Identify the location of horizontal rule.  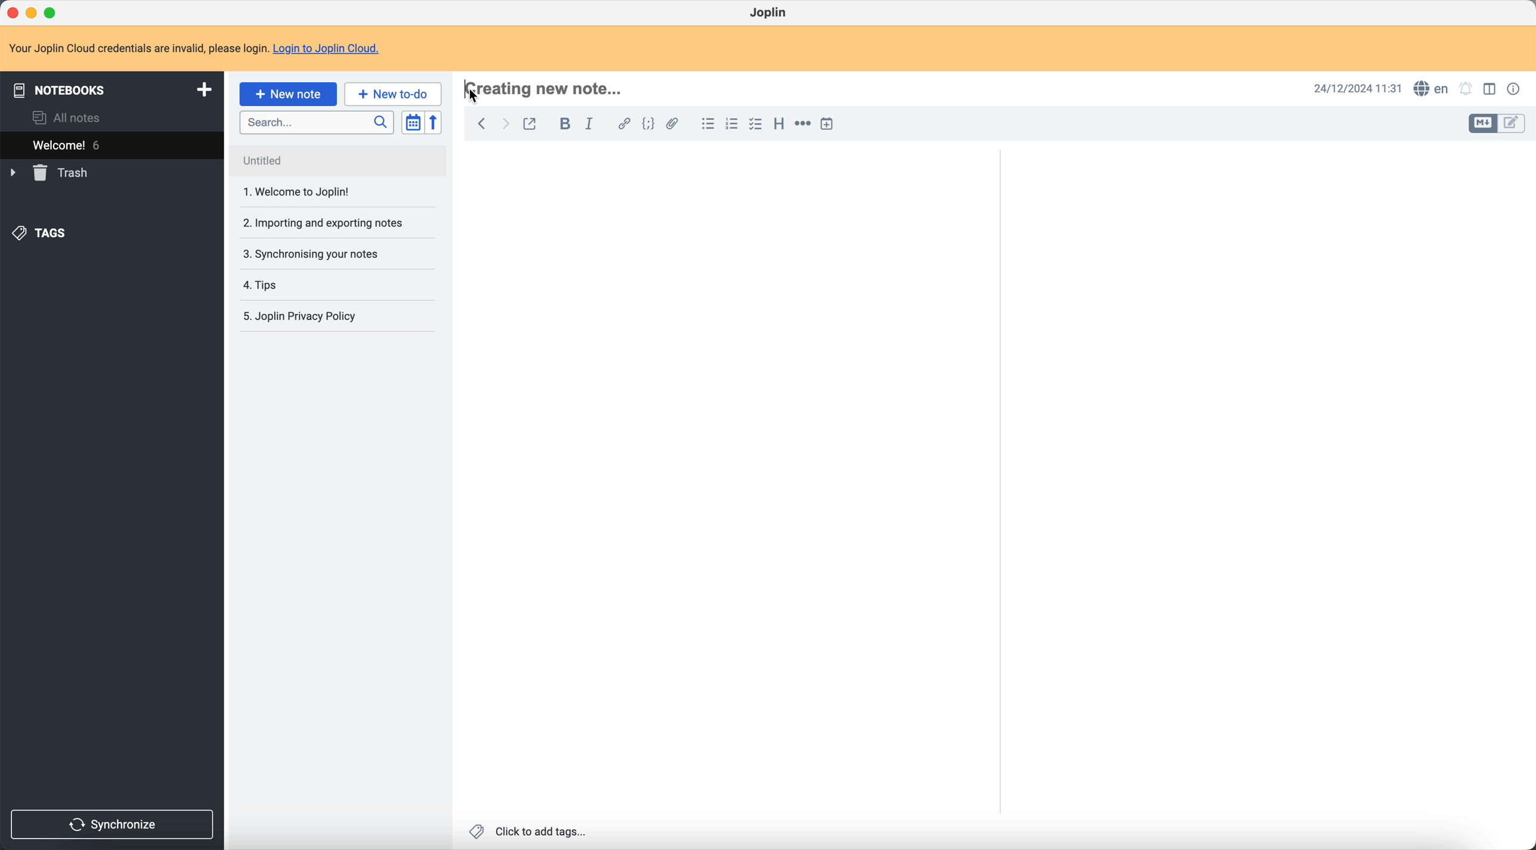
(803, 123).